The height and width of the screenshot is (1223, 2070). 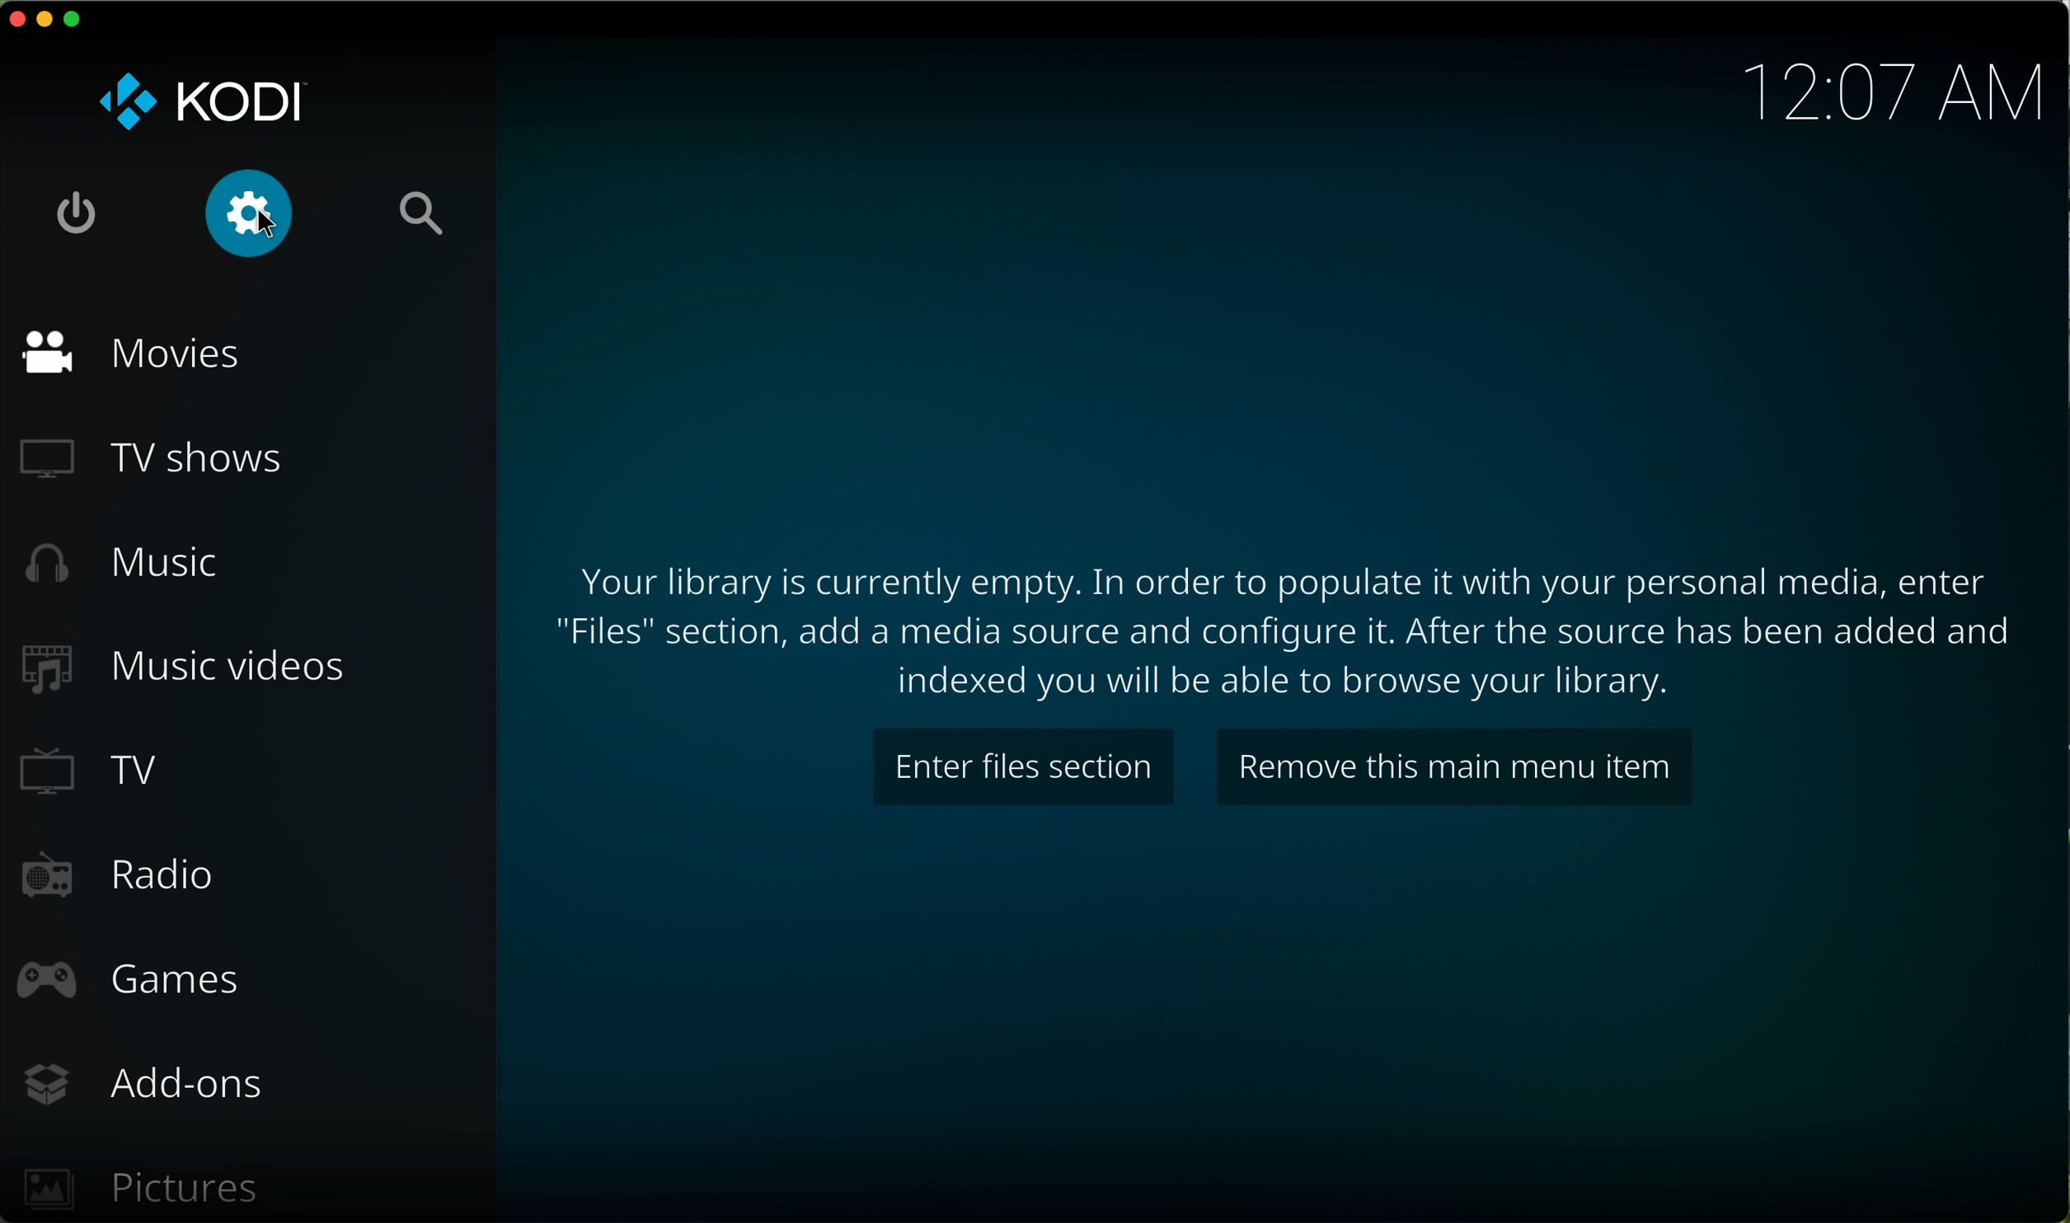 What do you see at coordinates (77, 19) in the screenshot?
I see `maximize` at bounding box center [77, 19].